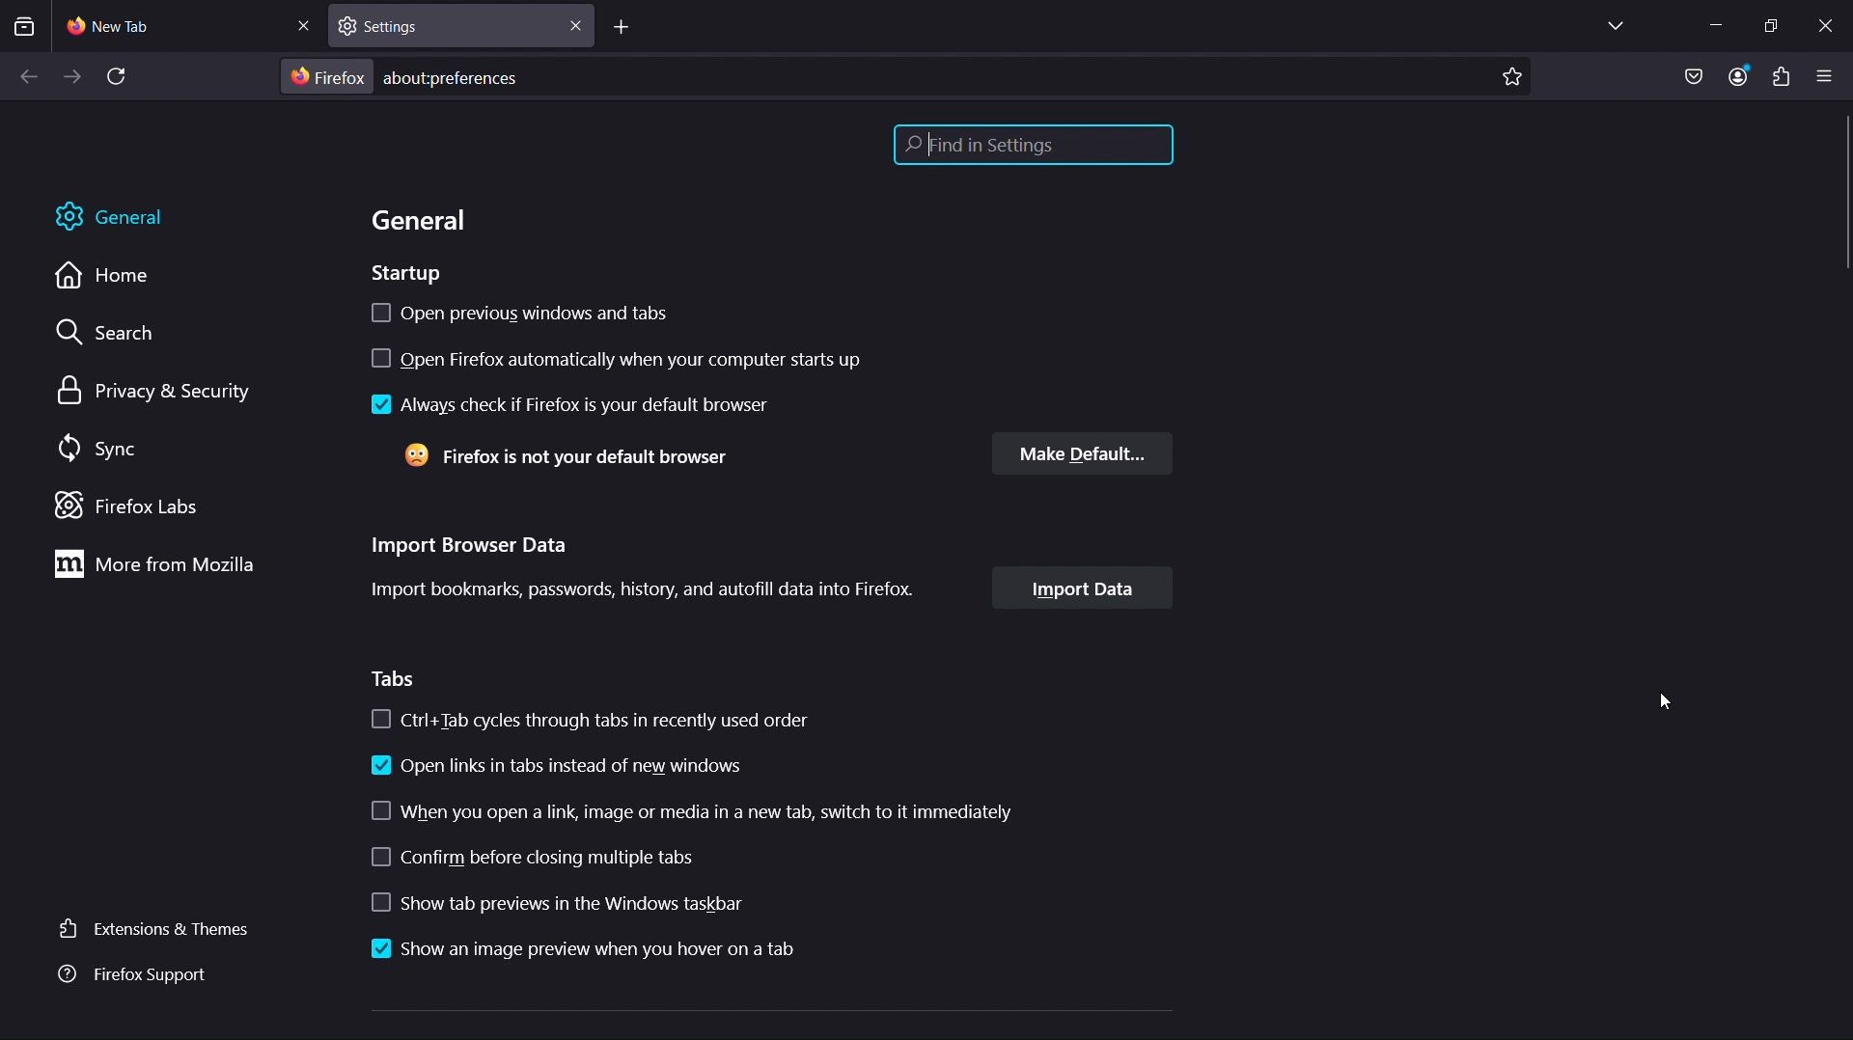  I want to click on Firefox is not your default browser, so click(601, 458).